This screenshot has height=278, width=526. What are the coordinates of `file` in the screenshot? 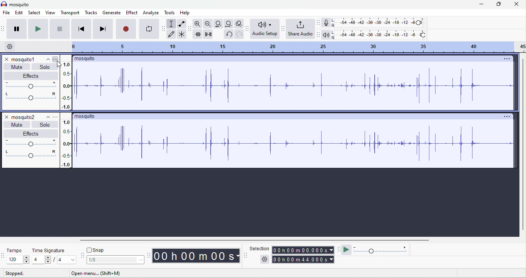 It's located at (6, 13).